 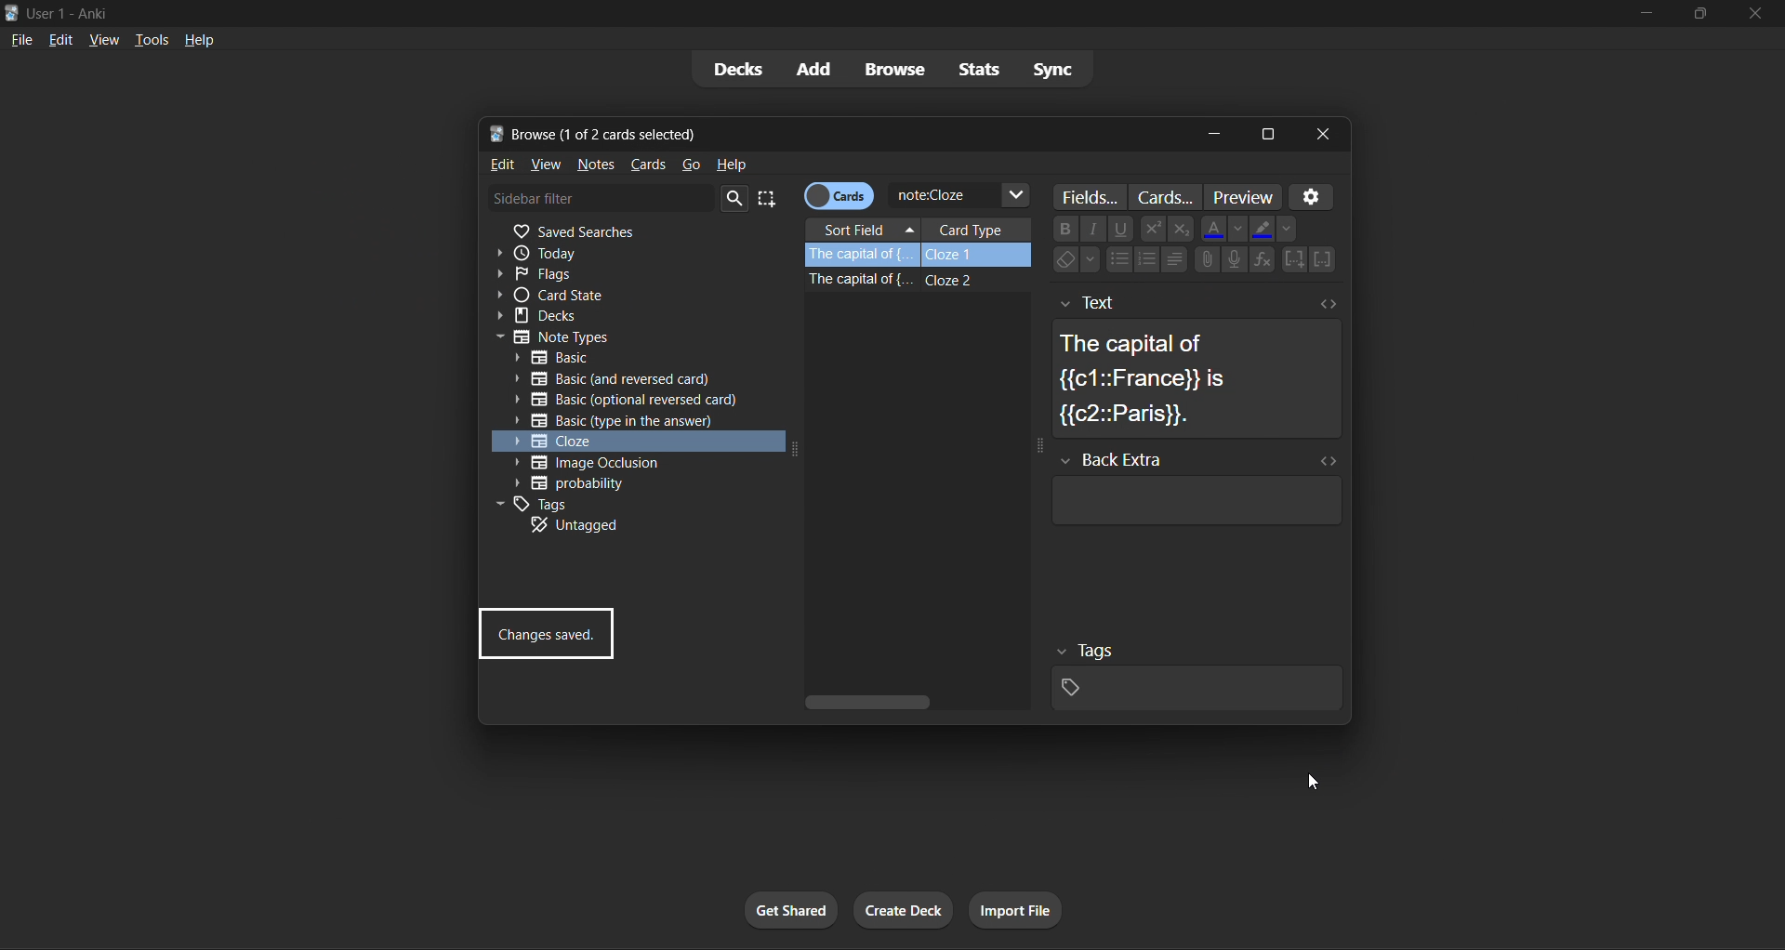 I want to click on today filter expand, so click(x=641, y=252).